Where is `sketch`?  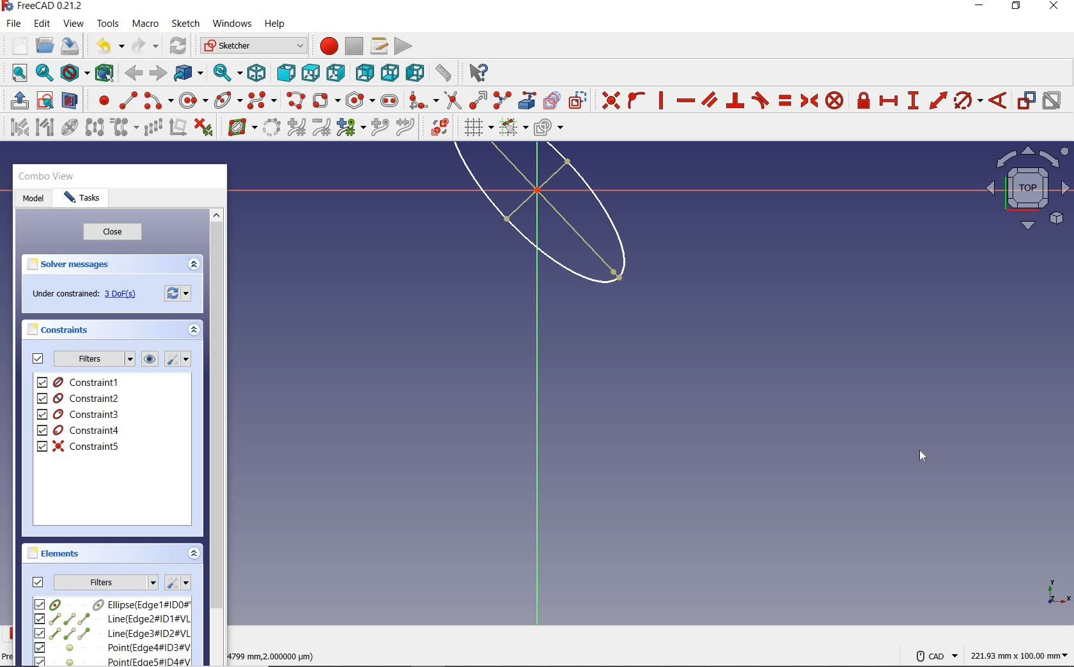 sketch is located at coordinates (185, 24).